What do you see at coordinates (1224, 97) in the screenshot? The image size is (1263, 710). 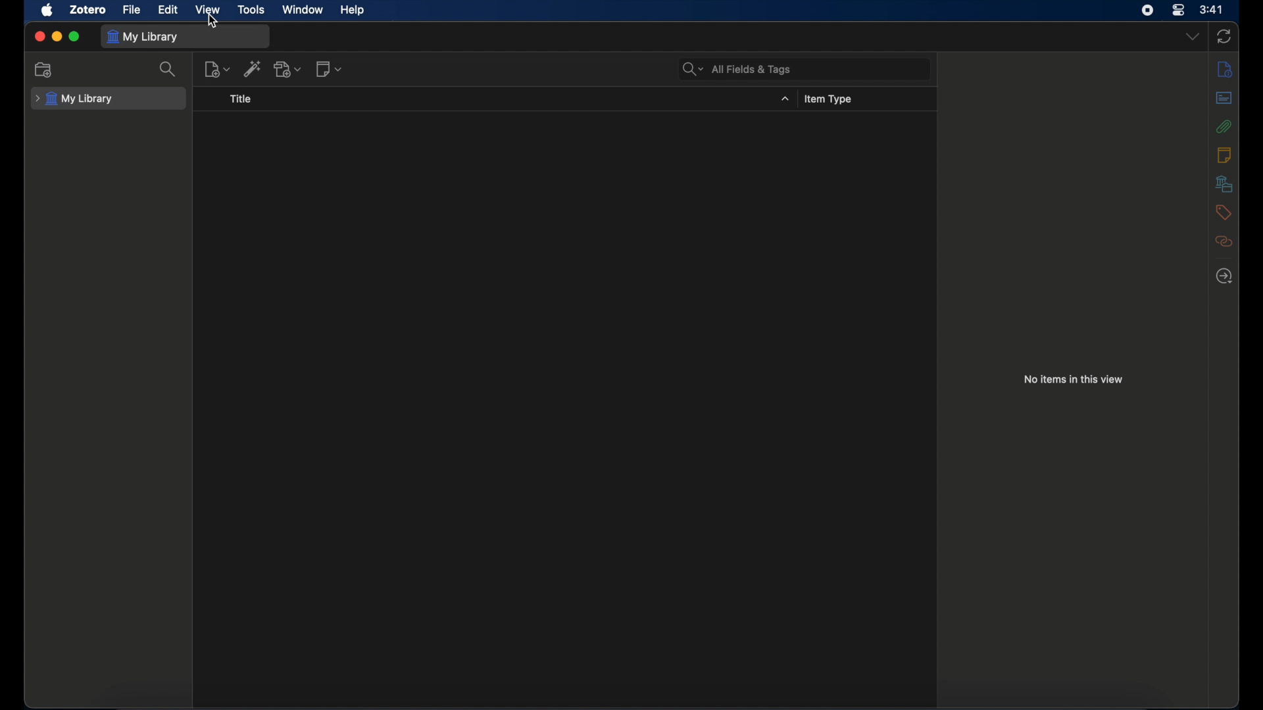 I see `abstract` at bounding box center [1224, 97].